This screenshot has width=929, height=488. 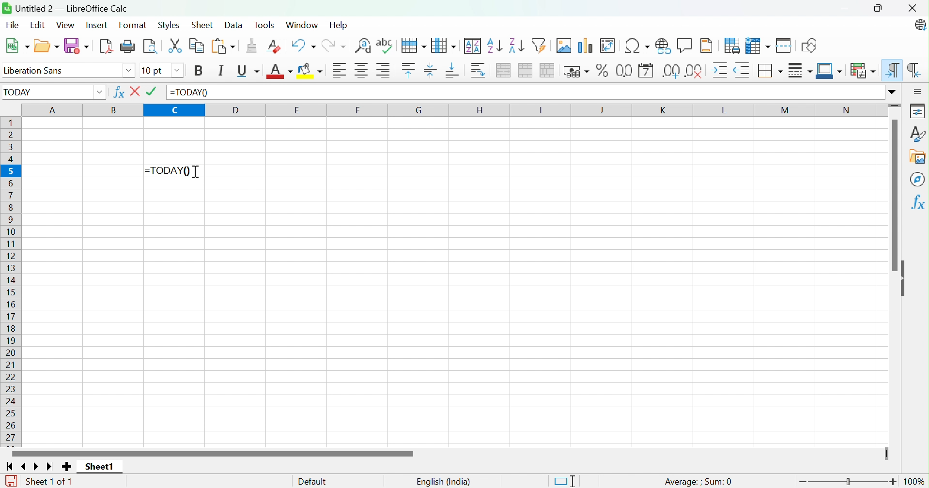 I want to click on Minimize, so click(x=844, y=9).